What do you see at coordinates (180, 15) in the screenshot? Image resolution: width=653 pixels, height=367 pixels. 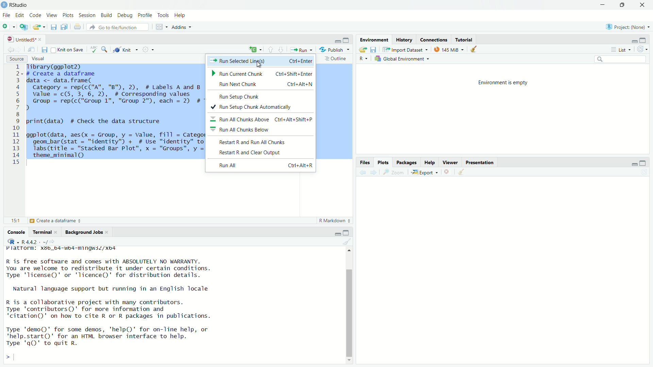 I see `Help` at bounding box center [180, 15].